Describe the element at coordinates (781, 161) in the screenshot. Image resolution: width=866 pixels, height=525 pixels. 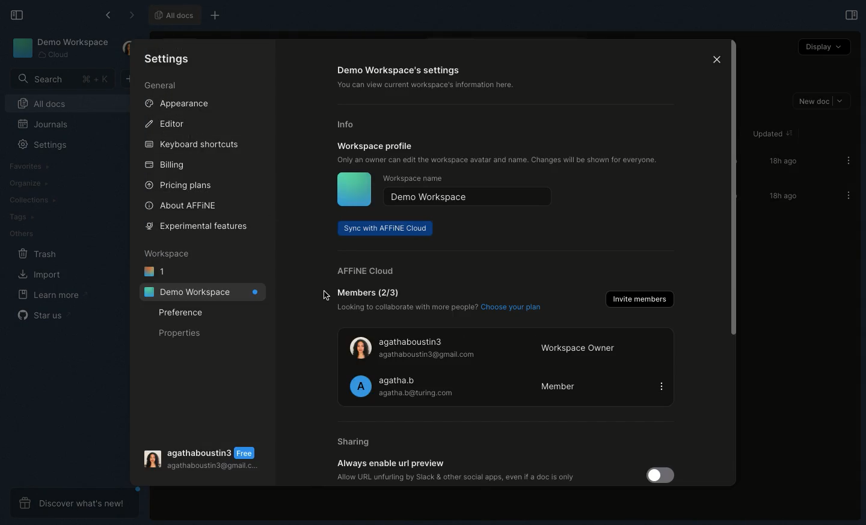
I see `18h ago` at that location.